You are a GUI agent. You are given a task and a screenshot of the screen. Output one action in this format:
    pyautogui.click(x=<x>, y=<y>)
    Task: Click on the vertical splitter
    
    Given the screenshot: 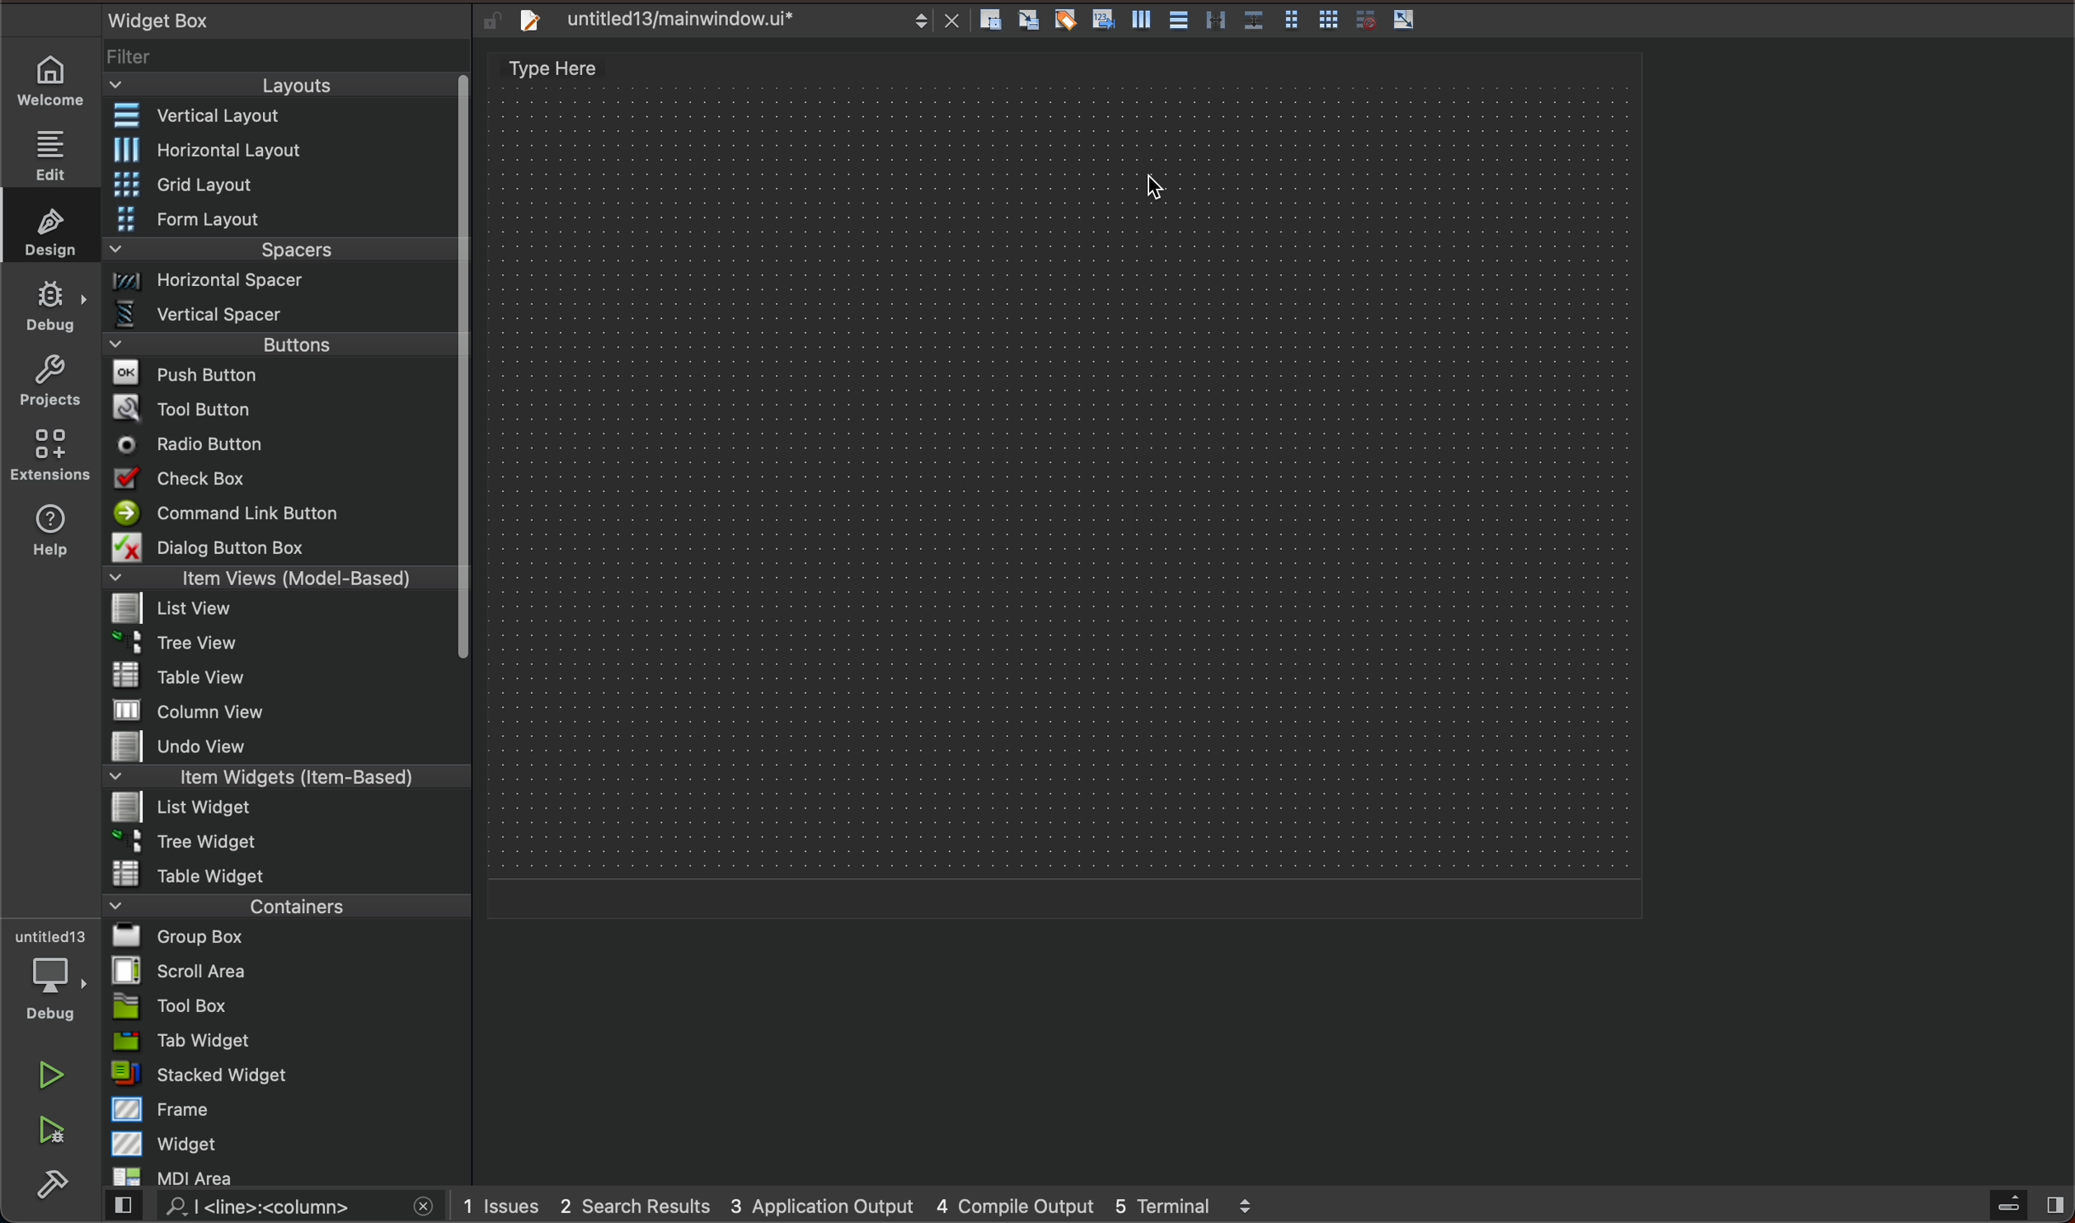 What is the action you would take?
    pyautogui.click(x=1214, y=20)
    